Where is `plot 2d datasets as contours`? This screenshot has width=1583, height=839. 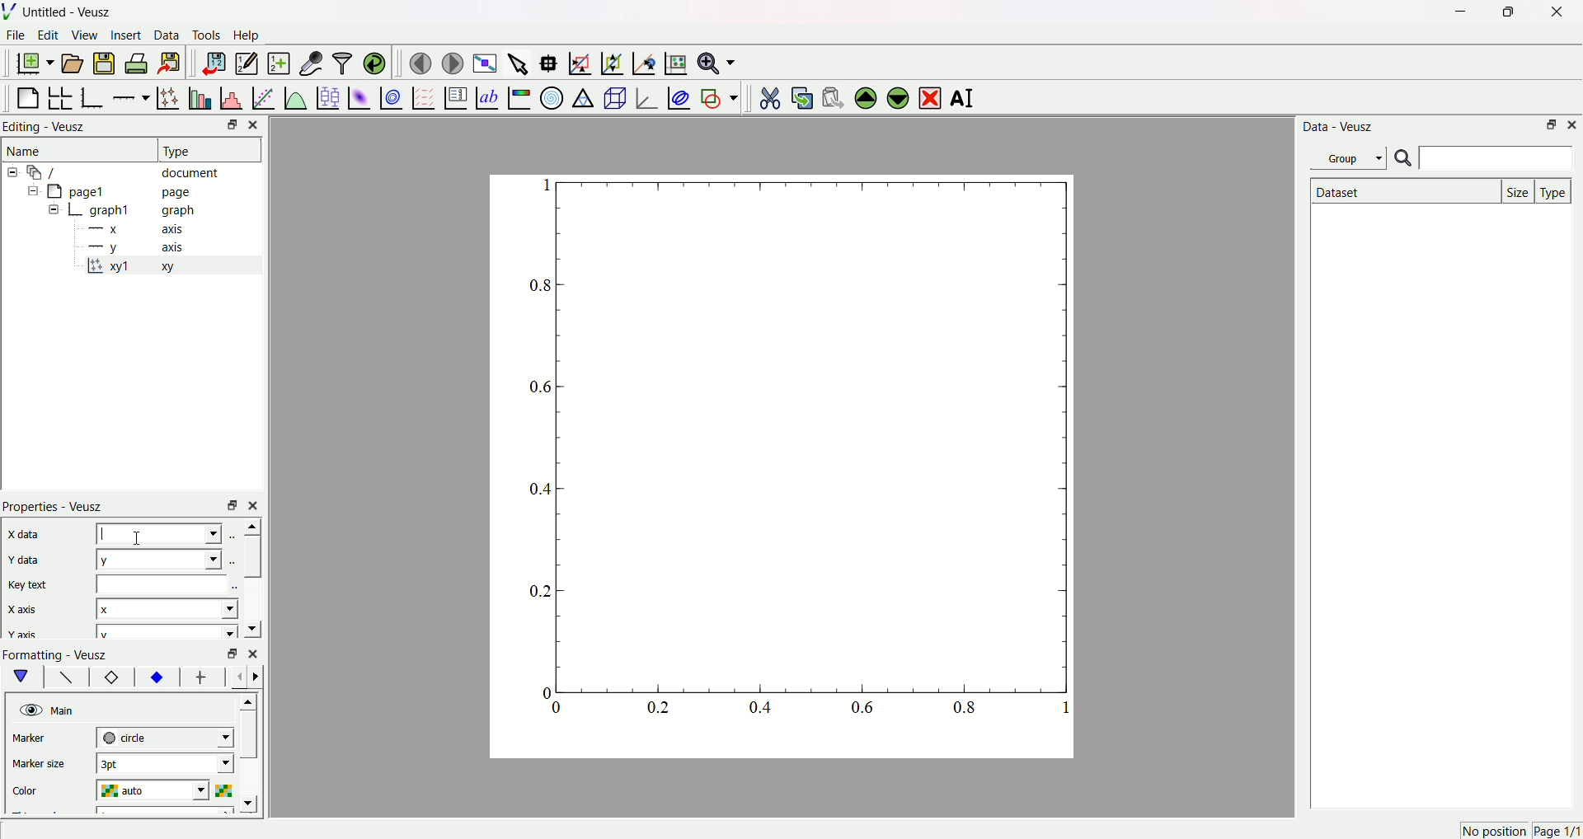
plot 2d datasets as contours is located at coordinates (390, 97).